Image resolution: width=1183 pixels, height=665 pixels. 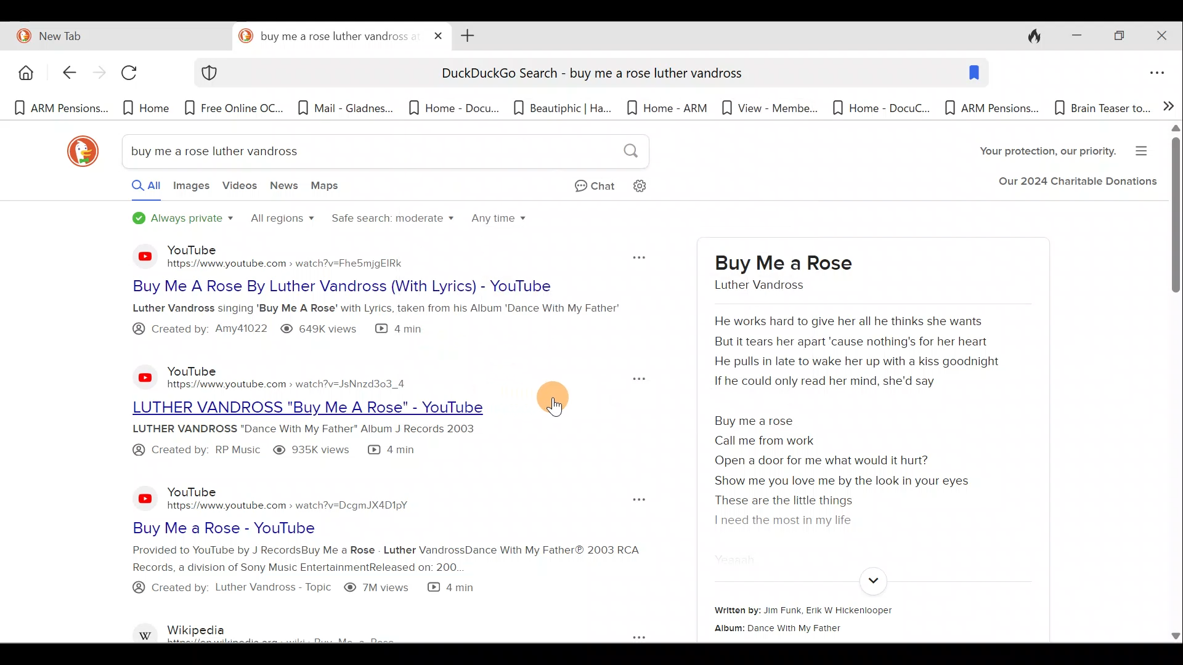 What do you see at coordinates (138, 377) in the screenshot?
I see `YouTube logo` at bounding box center [138, 377].